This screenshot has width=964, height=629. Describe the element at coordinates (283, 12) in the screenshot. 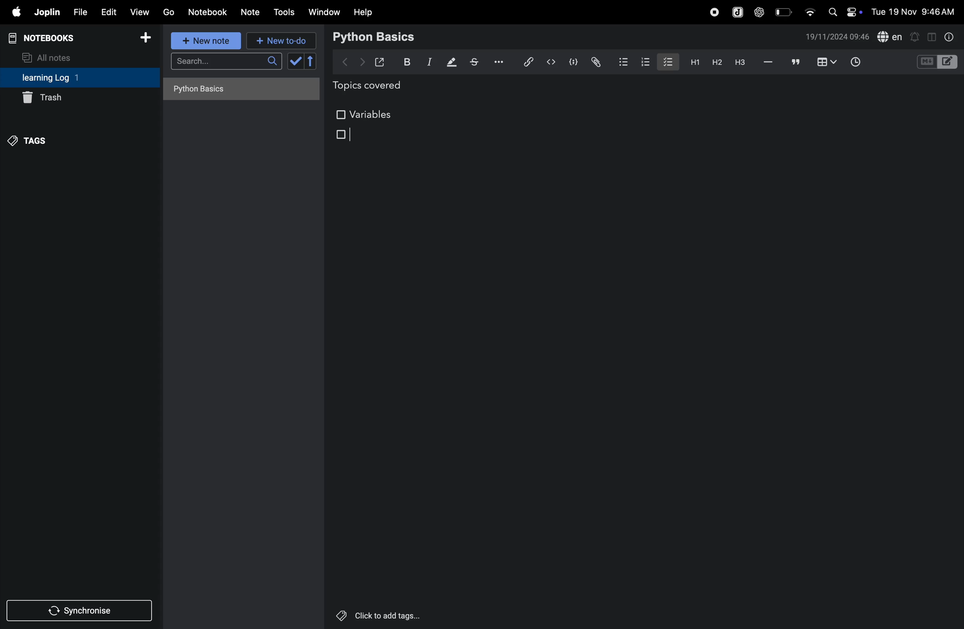

I see `tools` at that location.